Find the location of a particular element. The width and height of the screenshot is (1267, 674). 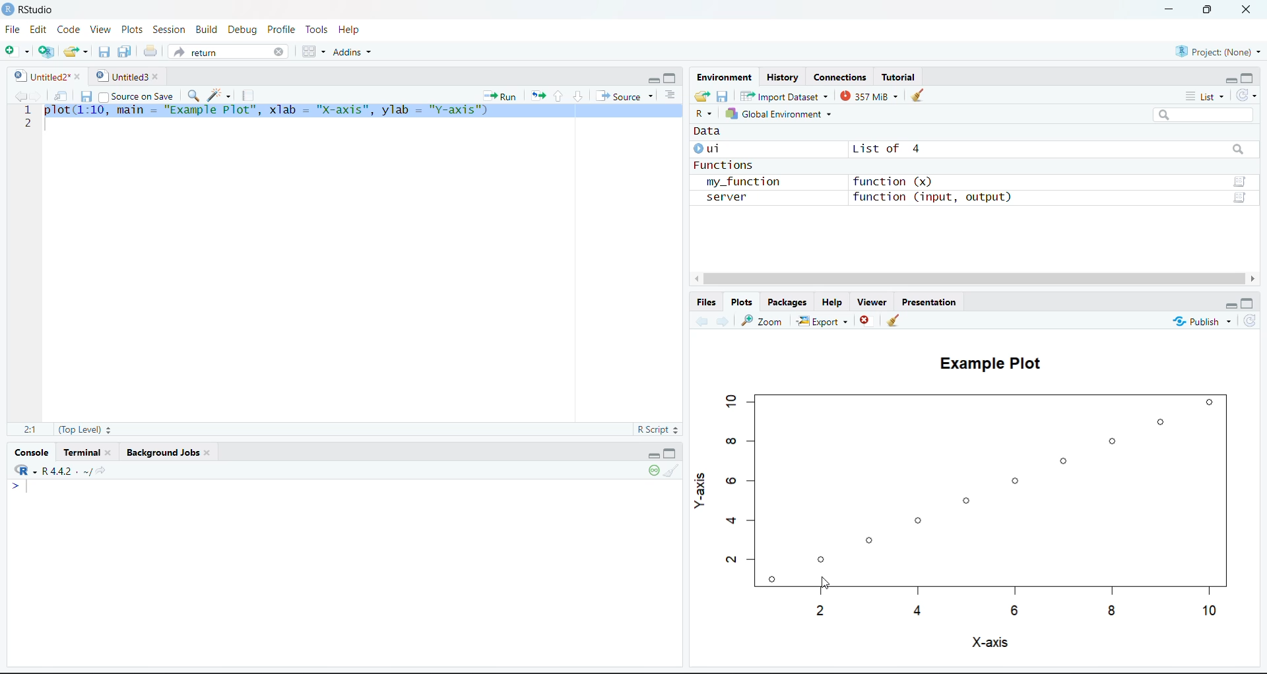

Go forward to the next source location (Ctrl + F10) is located at coordinates (38, 94).